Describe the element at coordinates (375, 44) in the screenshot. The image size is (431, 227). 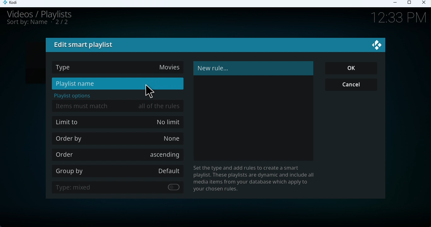
I see `logo` at that location.